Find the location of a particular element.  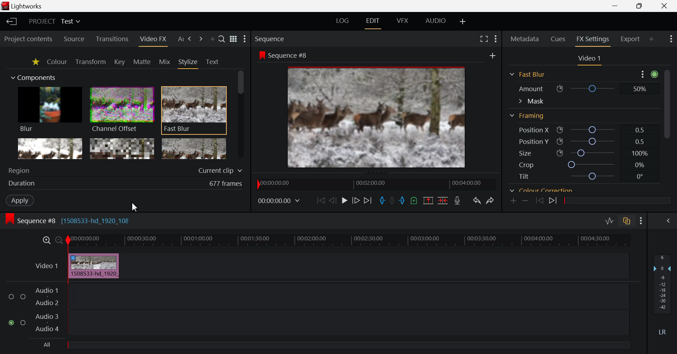

Favorites is located at coordinates (36, 62).